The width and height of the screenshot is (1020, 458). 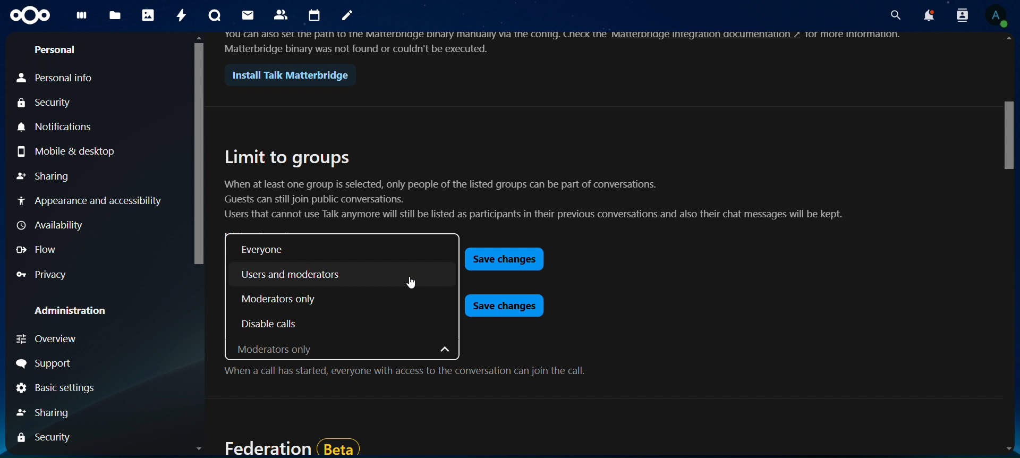 I want to click on personal, so click(x=58, y=50).